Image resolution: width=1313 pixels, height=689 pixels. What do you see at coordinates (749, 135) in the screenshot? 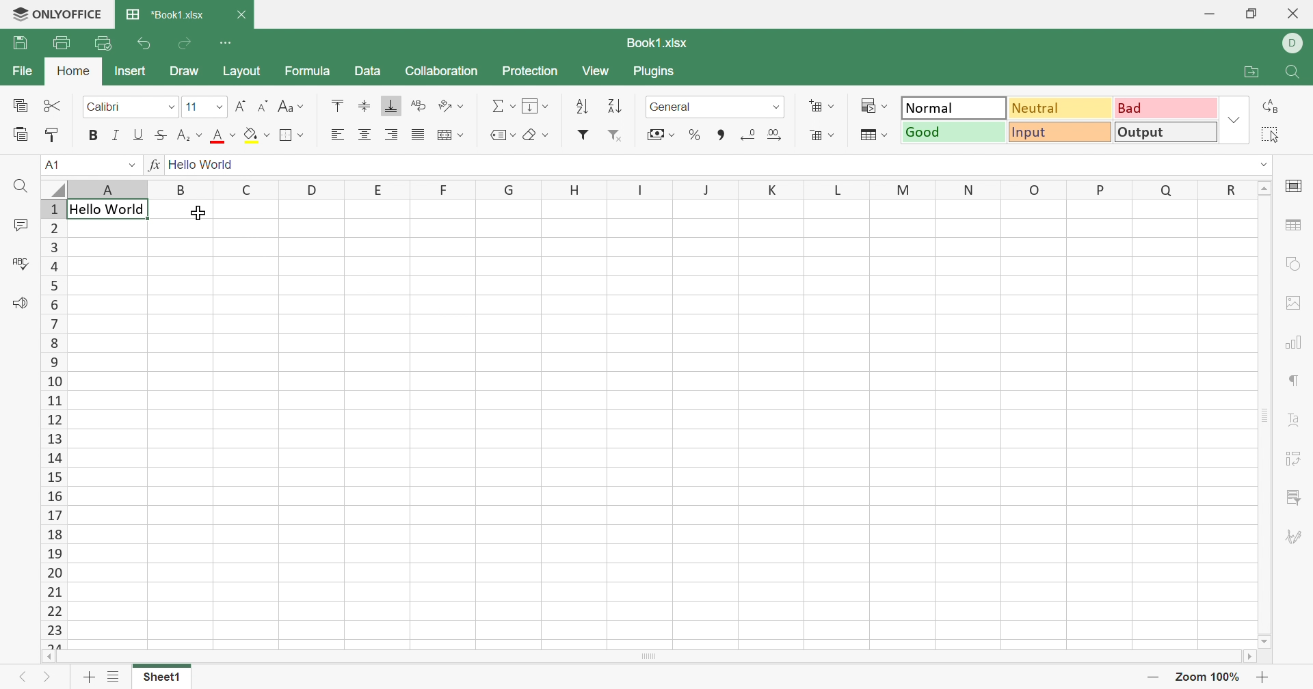
I see `Decrease decimal` at bounding box center [749, 135].